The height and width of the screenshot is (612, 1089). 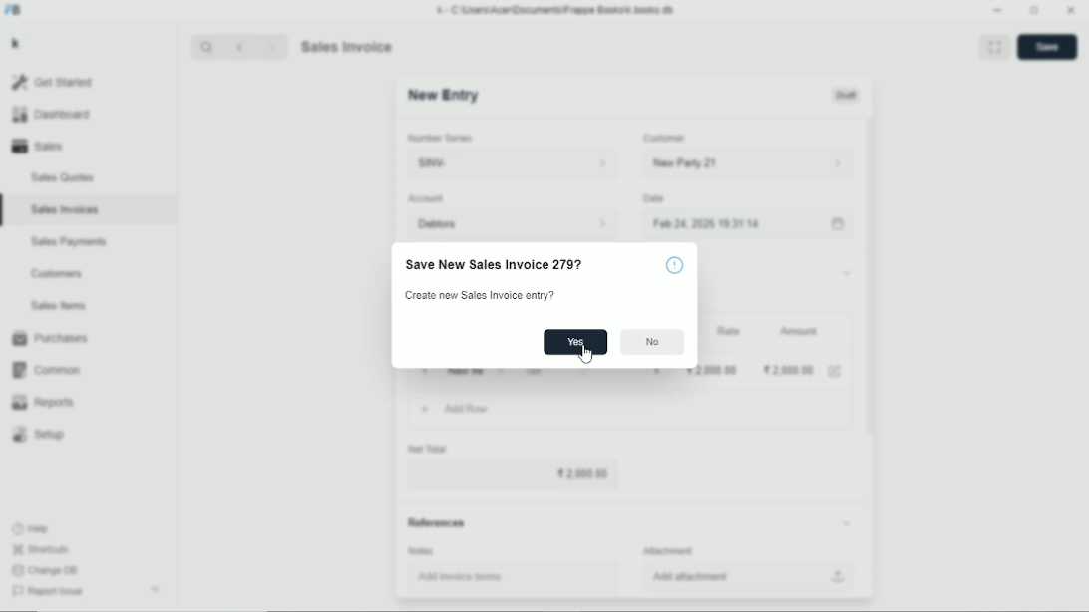 I want to click on Report issue, so click(x=46, y=593).